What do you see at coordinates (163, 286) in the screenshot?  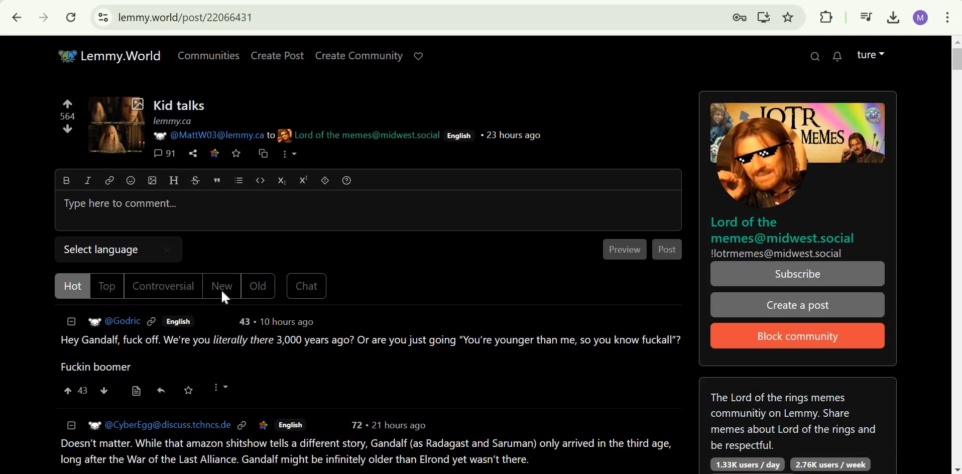 I see `Controversial` at bounding box center [163, 286].